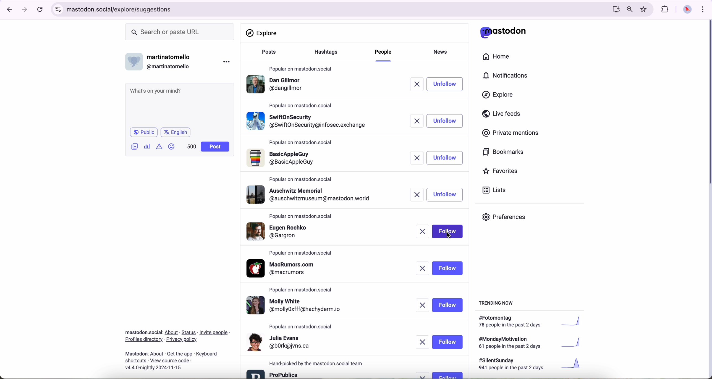 This screenshot has height=379, width=712. Describe the element at coordinates (449, 235) in the screenshot. I see `cursor` at that location.